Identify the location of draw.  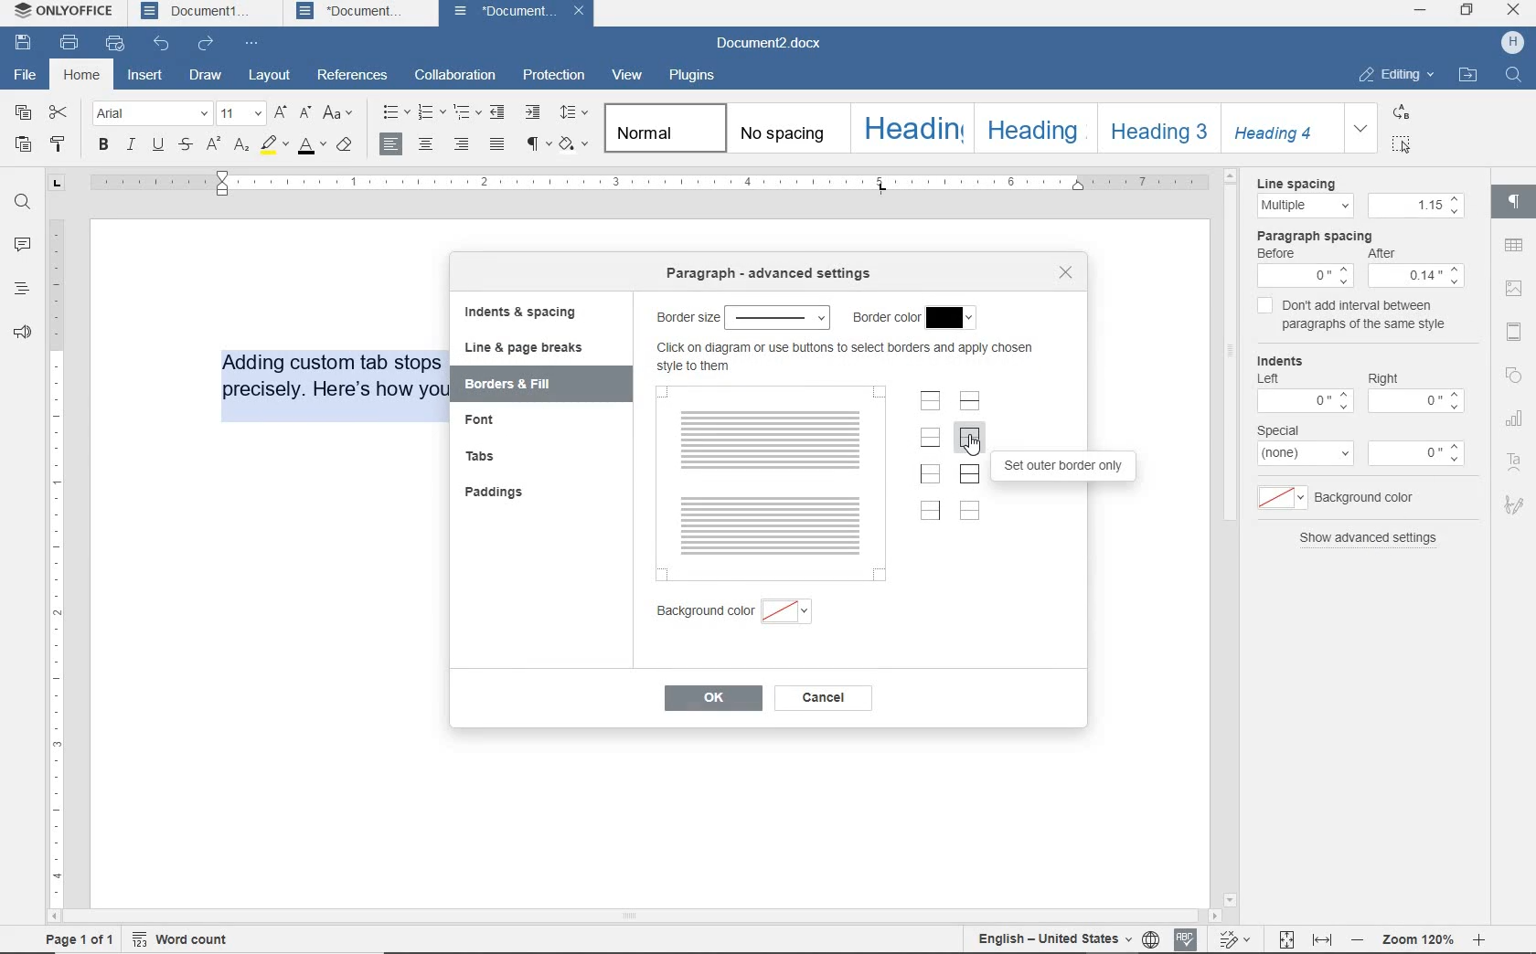
(206, 76).